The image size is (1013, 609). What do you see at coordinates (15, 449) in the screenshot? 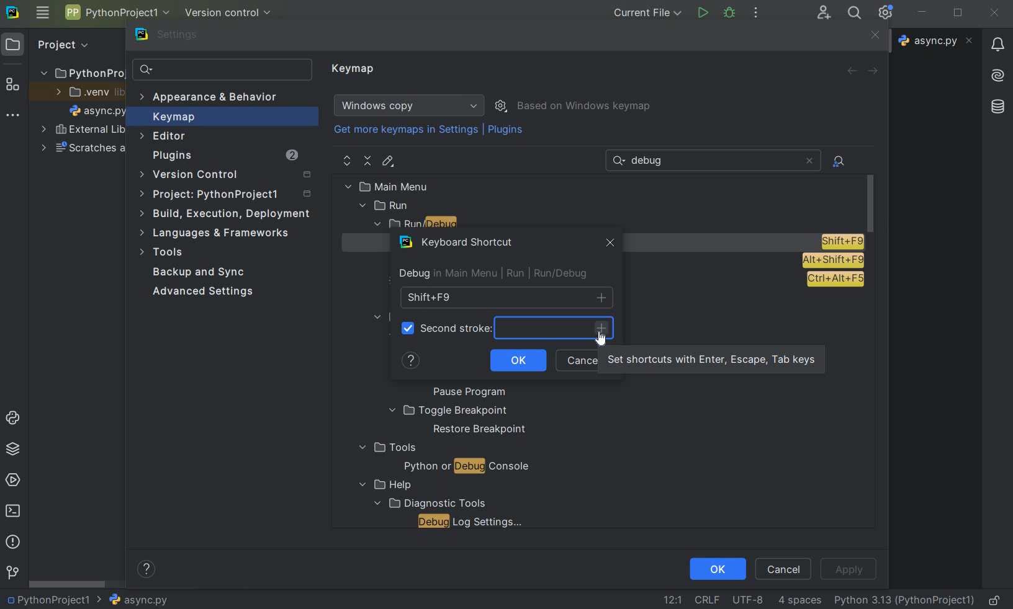
I see `python packages` at bounding box center [15, 449].